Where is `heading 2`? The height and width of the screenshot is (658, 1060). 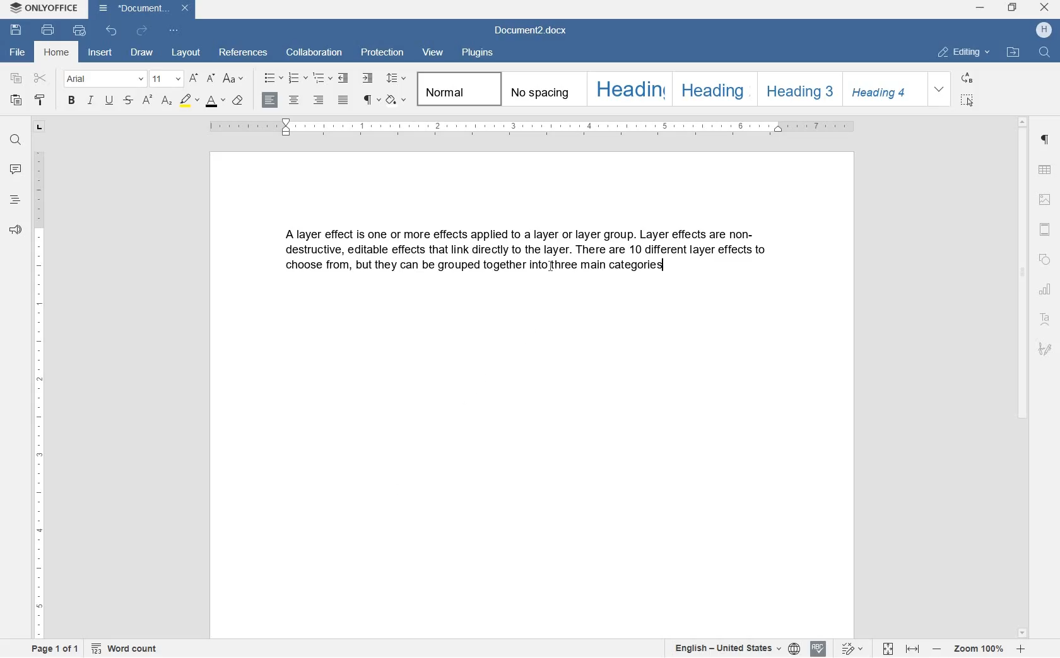
heading 2 is located at coordinates (712, 89).